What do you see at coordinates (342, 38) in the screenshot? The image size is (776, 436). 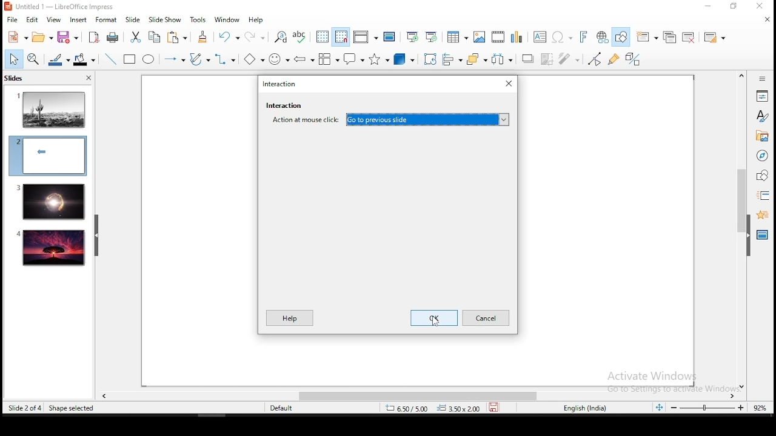 I see `snap to grid` at bounding box center [342, 38].